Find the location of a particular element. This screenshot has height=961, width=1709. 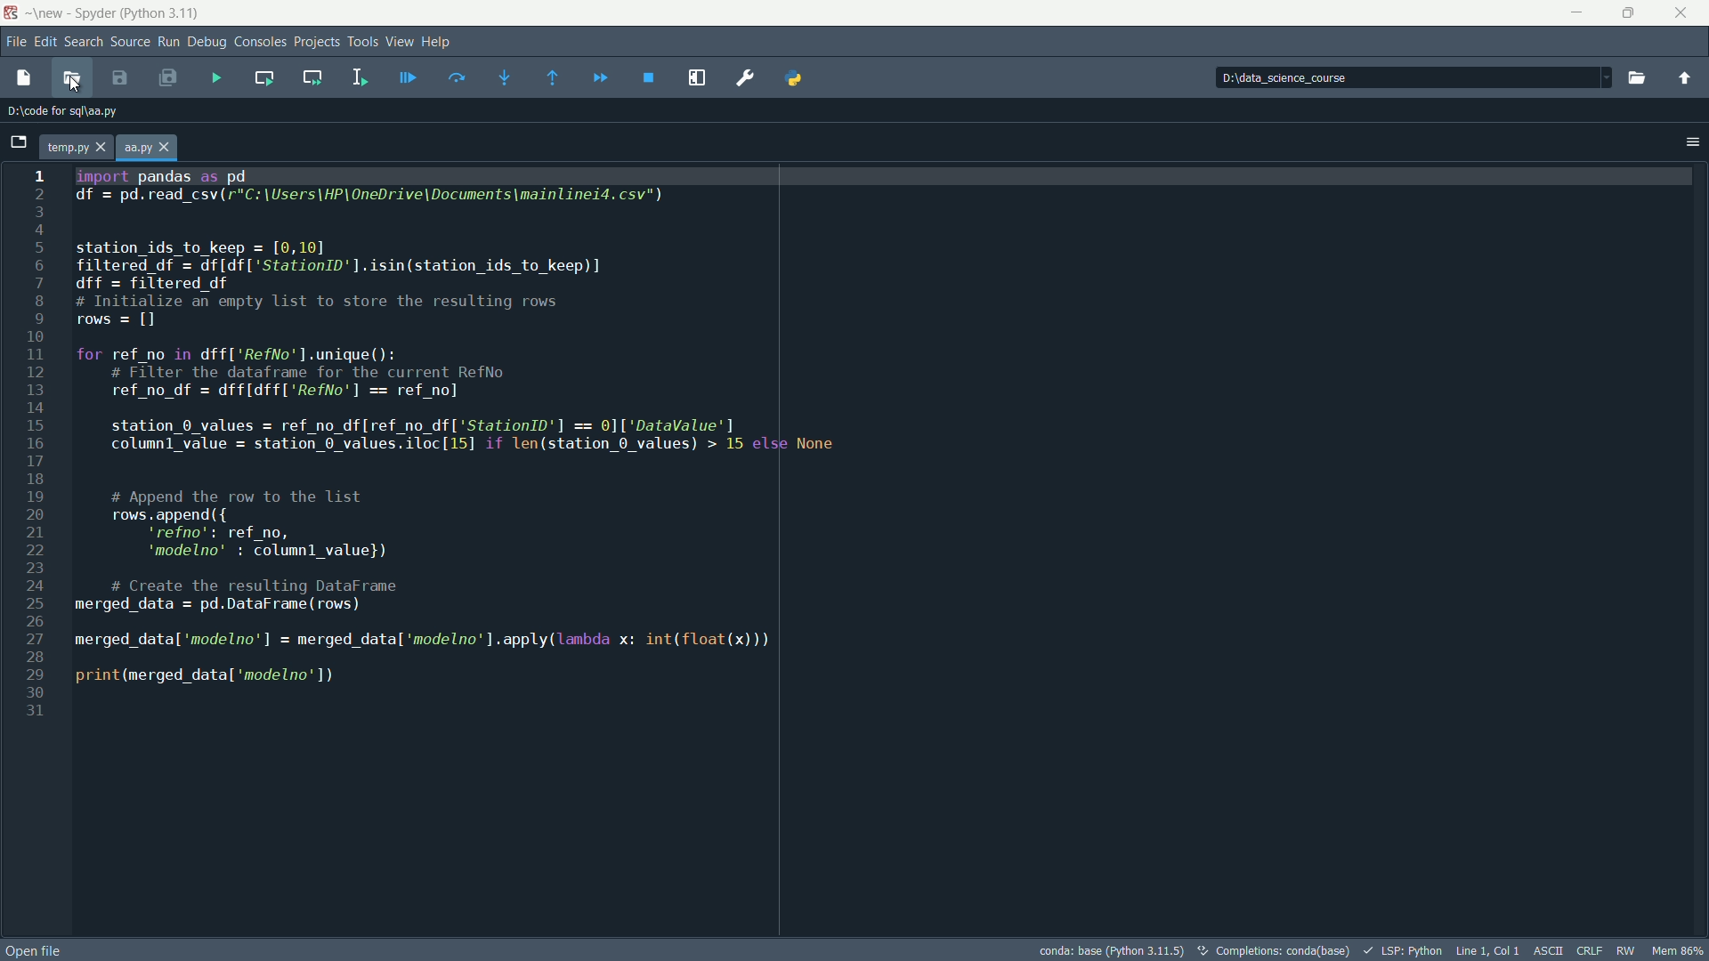

view menu is located at coordinates (400, 43).